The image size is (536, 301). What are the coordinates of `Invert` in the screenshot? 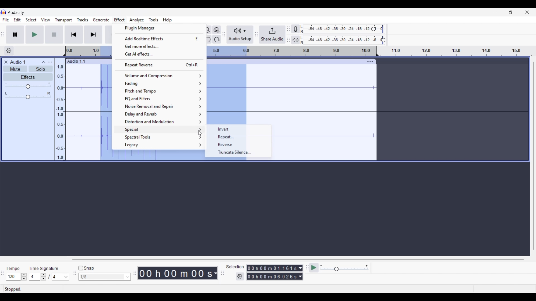 It's located at (239, 129).